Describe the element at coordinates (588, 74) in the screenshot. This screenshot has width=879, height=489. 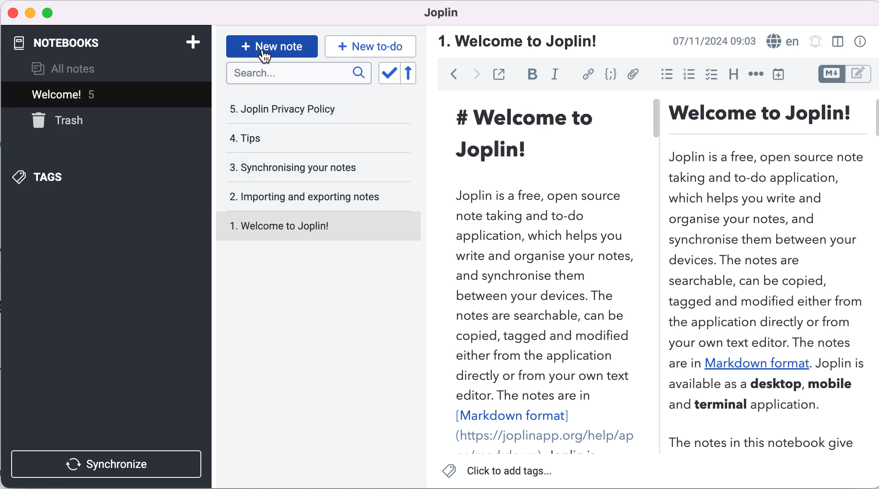
I see `hyperlink` at that location.